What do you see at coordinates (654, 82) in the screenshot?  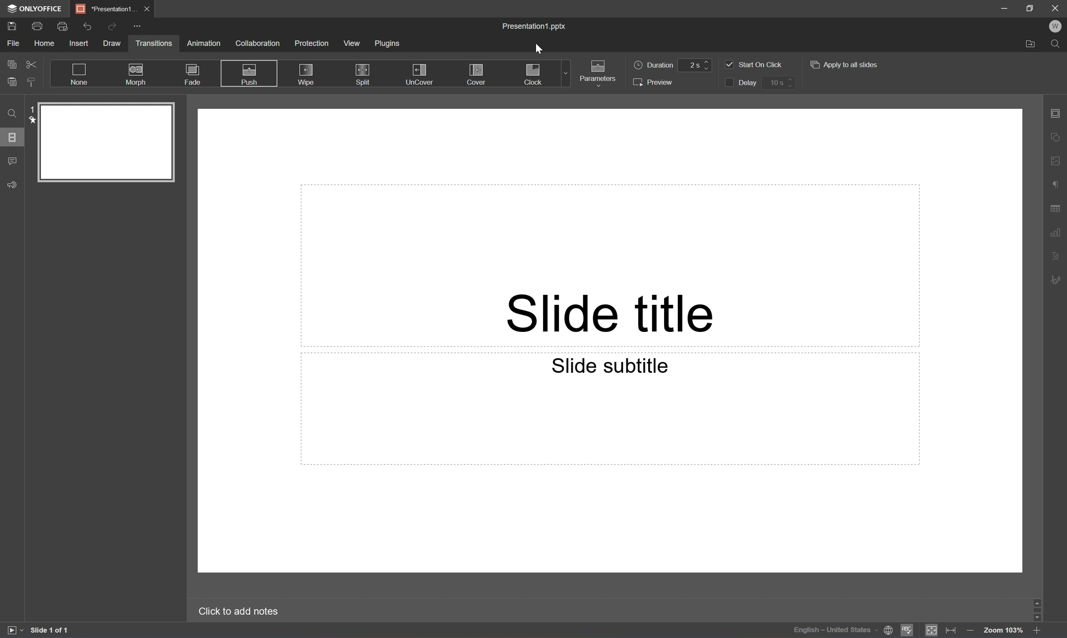 I see `Preview` at bounding box center [654, 82].